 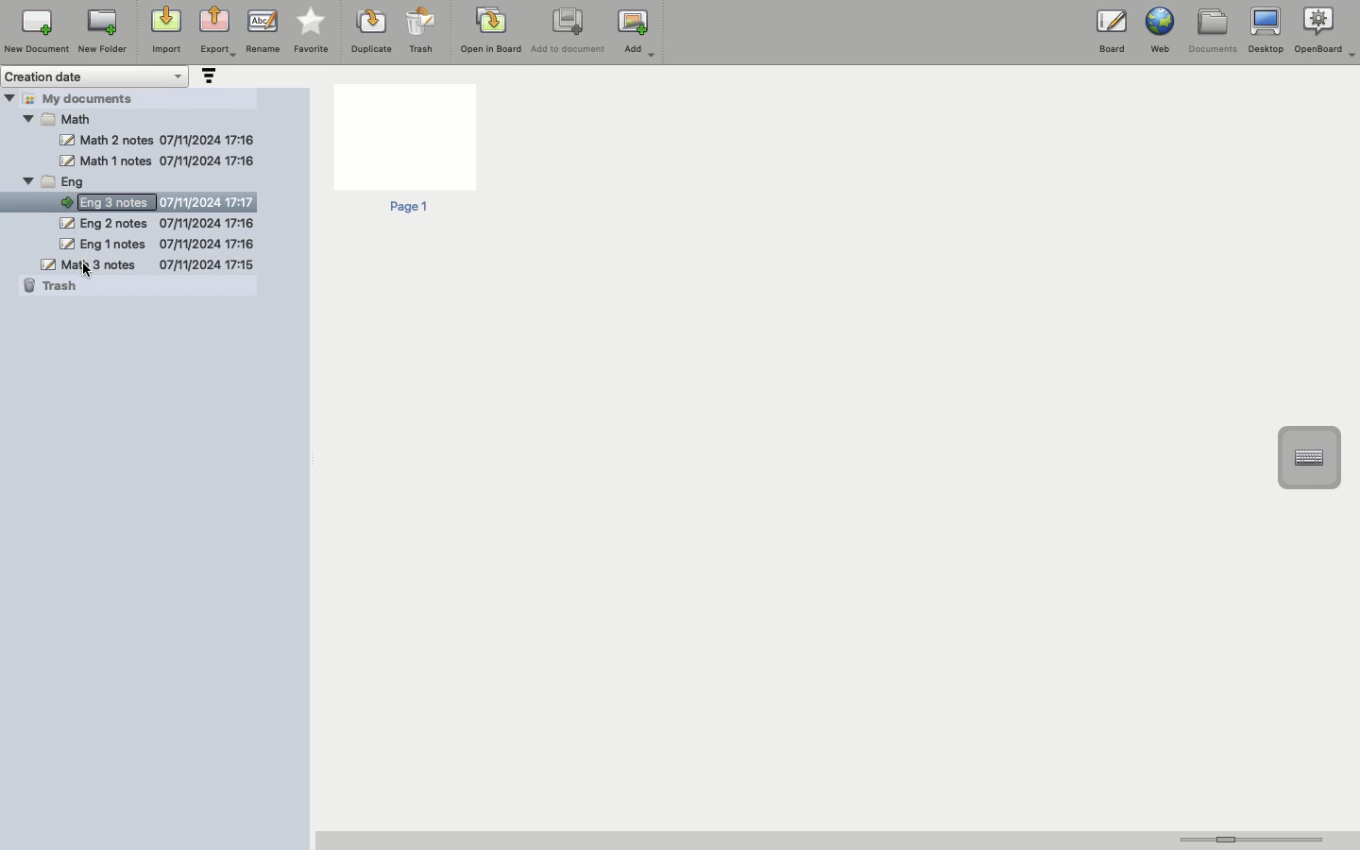 I want to click on New document, so click(x=37, y=31).